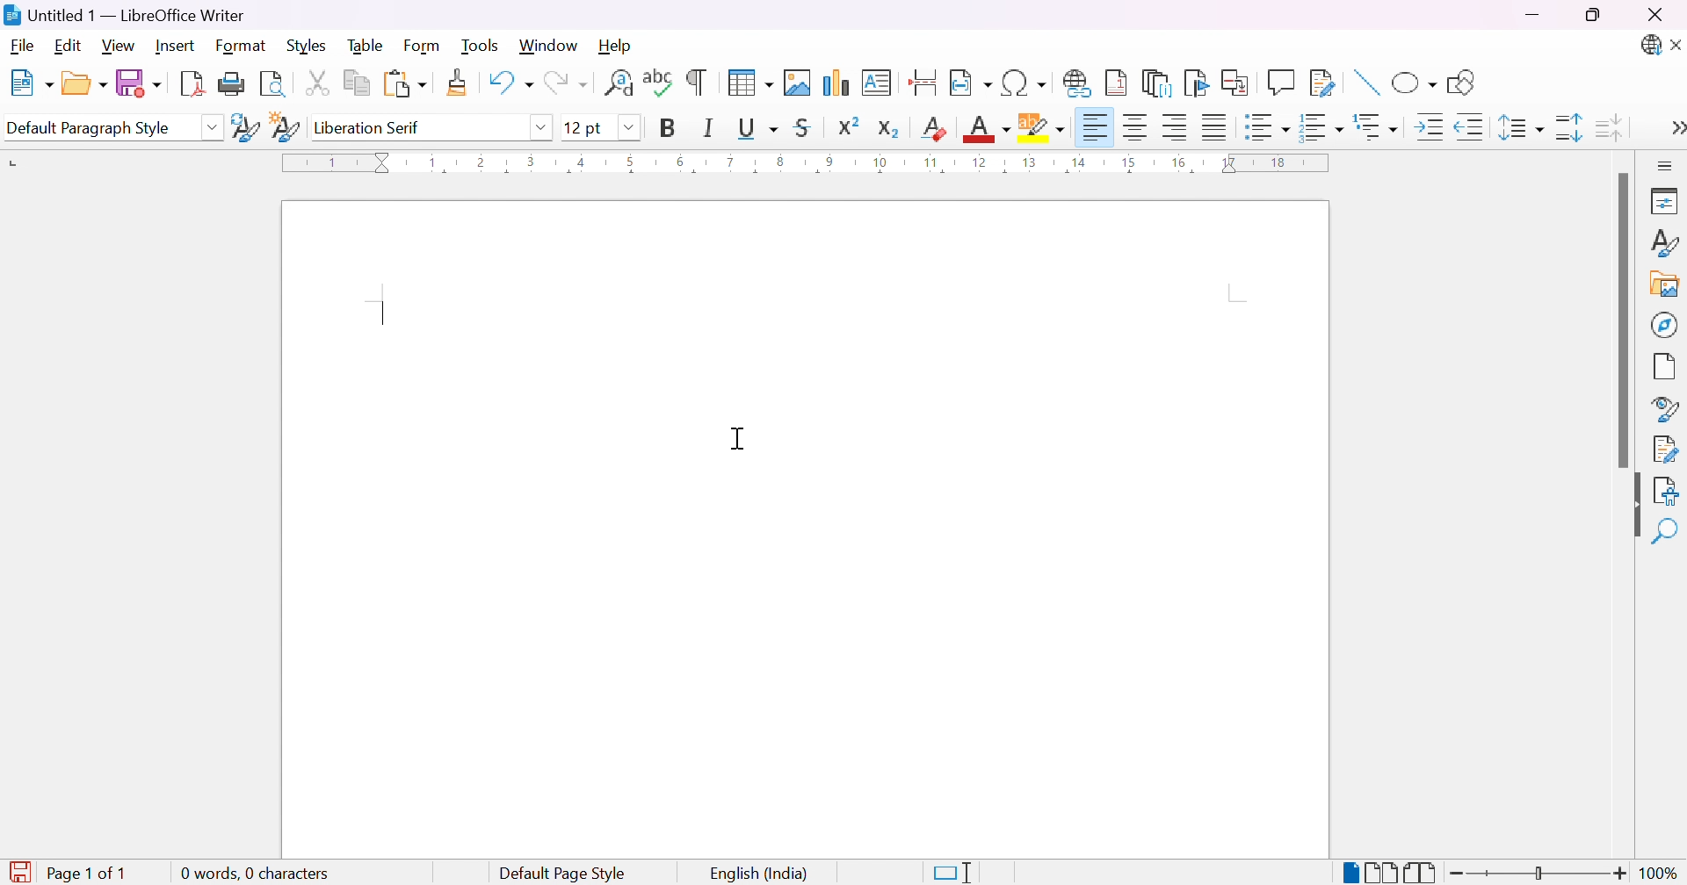  Describe the element at coordinates (970, 83) in the screenshot. I see `Insert field` at that location.